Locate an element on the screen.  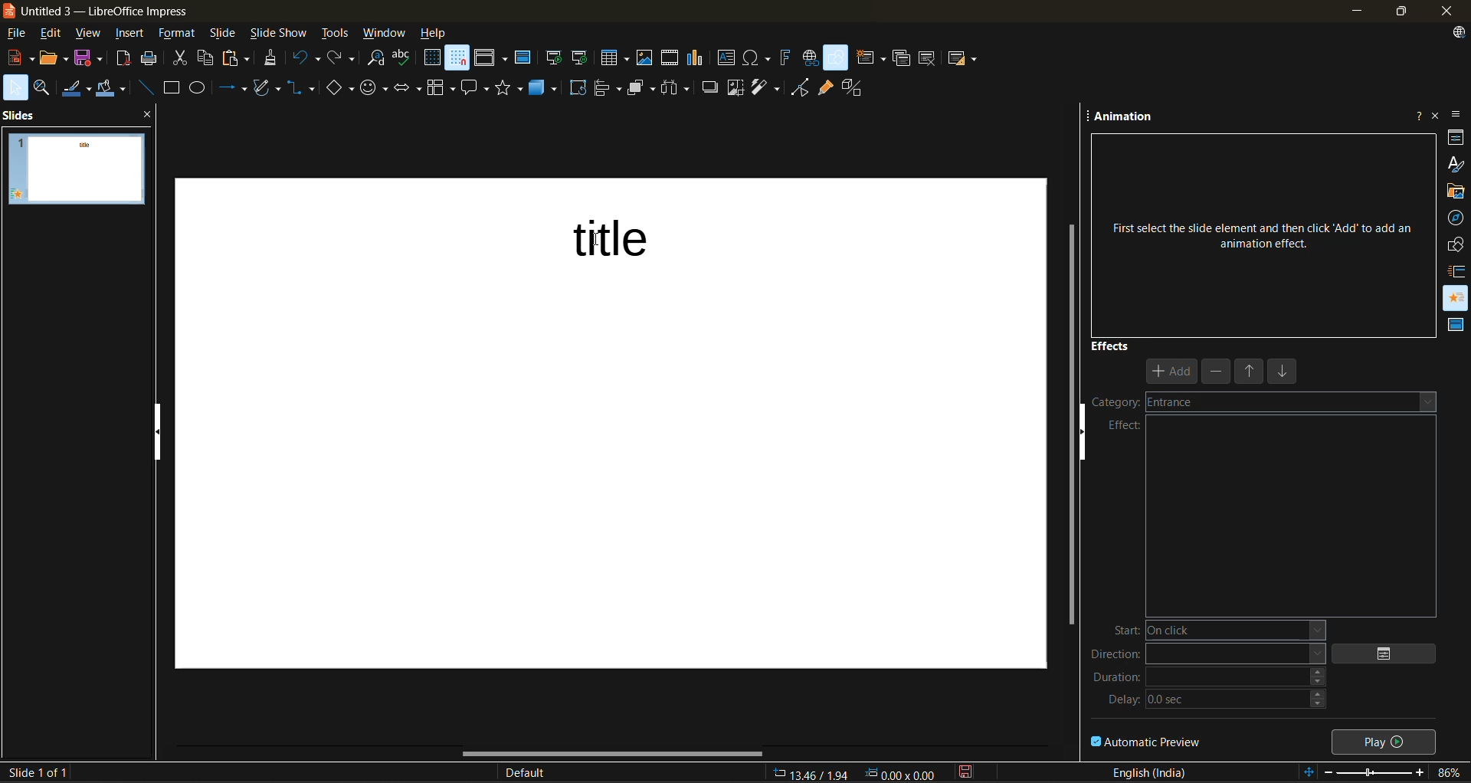
slide details is located at coordinates (36, 772).